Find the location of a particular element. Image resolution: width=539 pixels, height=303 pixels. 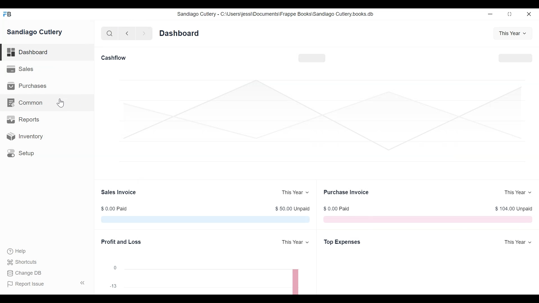

Close is located at coordinates (530, 14).